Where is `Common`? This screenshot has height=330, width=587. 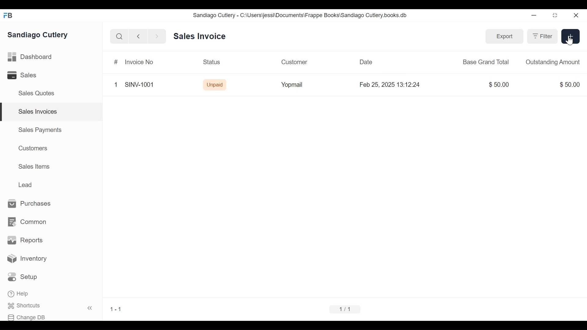 Common is located at coordinates (28, 222).